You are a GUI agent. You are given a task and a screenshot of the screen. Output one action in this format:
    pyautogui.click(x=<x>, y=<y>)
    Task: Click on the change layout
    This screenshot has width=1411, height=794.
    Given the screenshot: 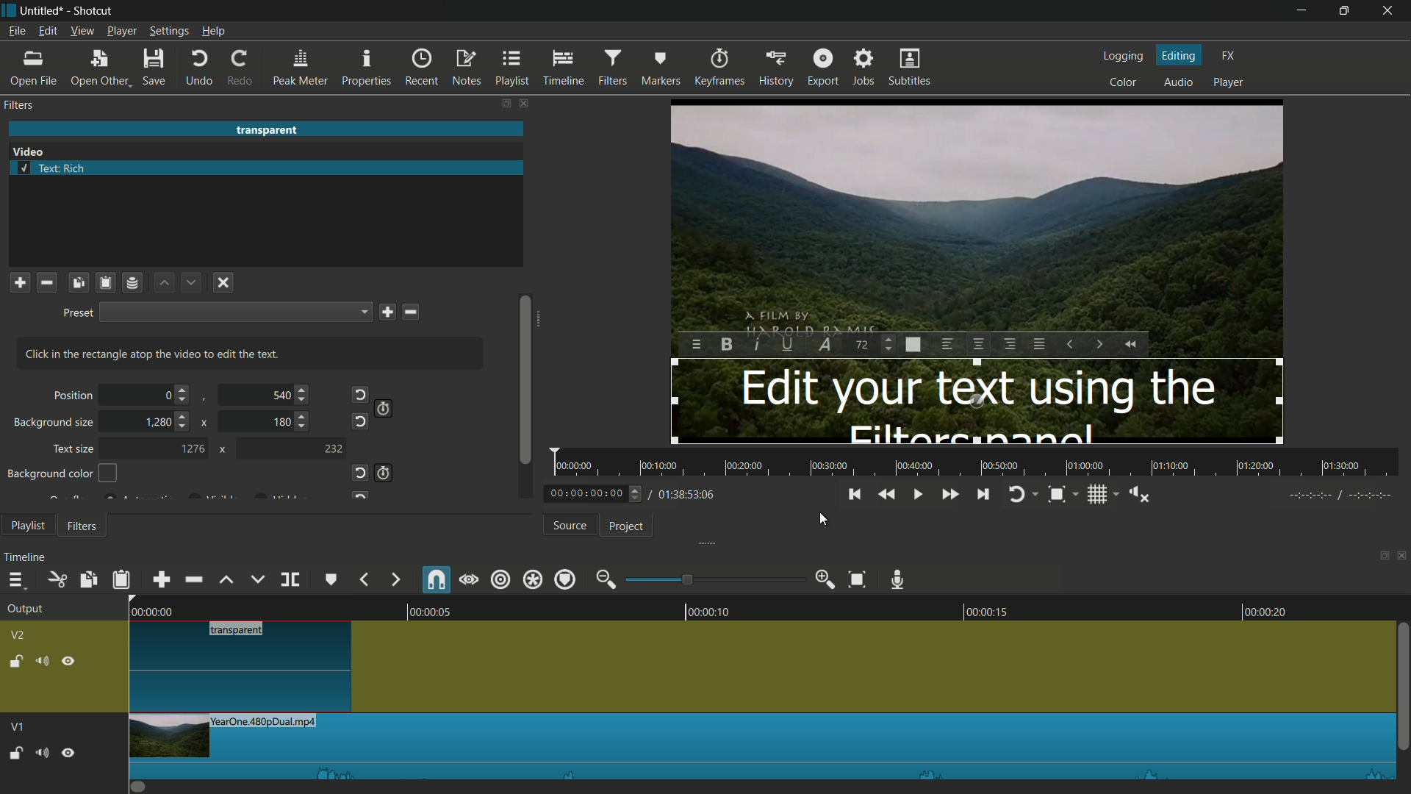 What is the action you would take?
    pyautogui.click(x=505, y=103)
    